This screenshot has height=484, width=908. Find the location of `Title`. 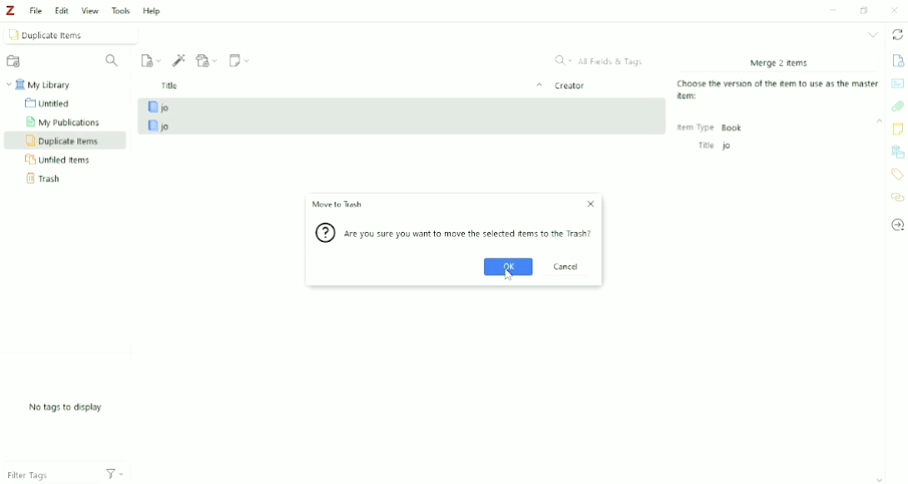

Title is located at coordinates (350, 86).